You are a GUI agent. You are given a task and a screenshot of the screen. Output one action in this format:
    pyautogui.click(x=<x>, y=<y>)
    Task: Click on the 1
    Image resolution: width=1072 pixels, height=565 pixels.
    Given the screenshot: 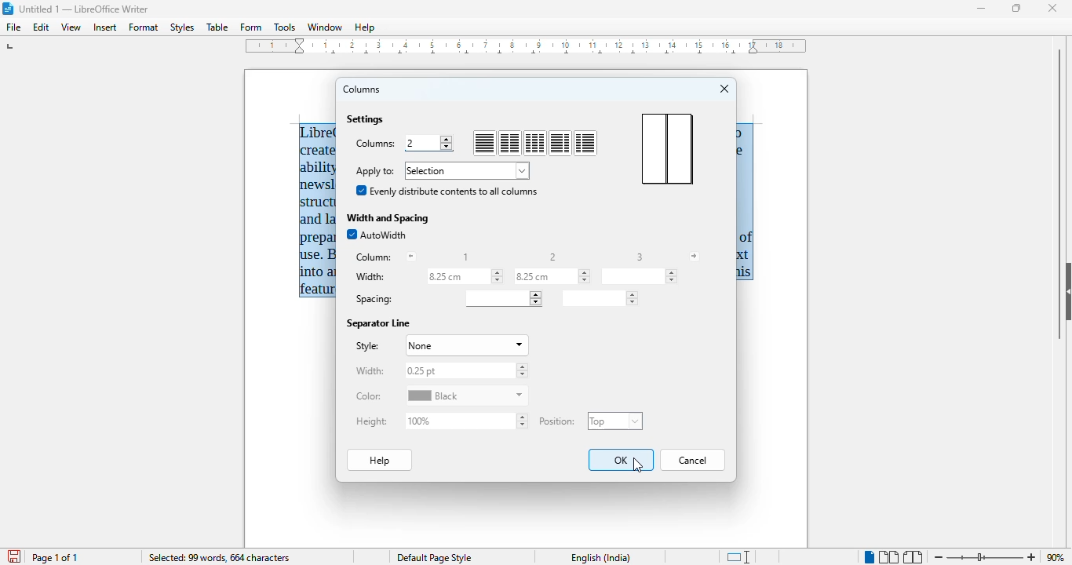 What is the action you would take?
    pyautogui.click(x=466, y=257)
    